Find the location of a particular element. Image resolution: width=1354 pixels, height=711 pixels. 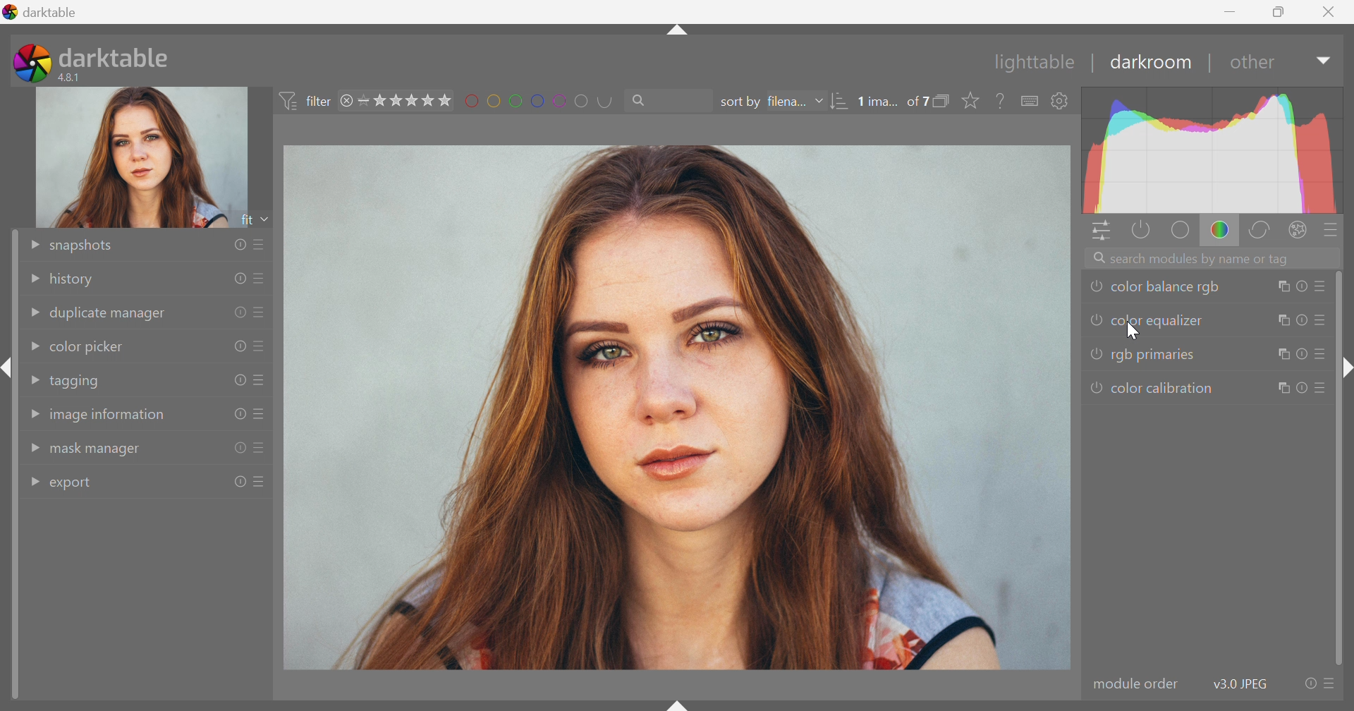

show global preference is located at coordinates (1060, 101).